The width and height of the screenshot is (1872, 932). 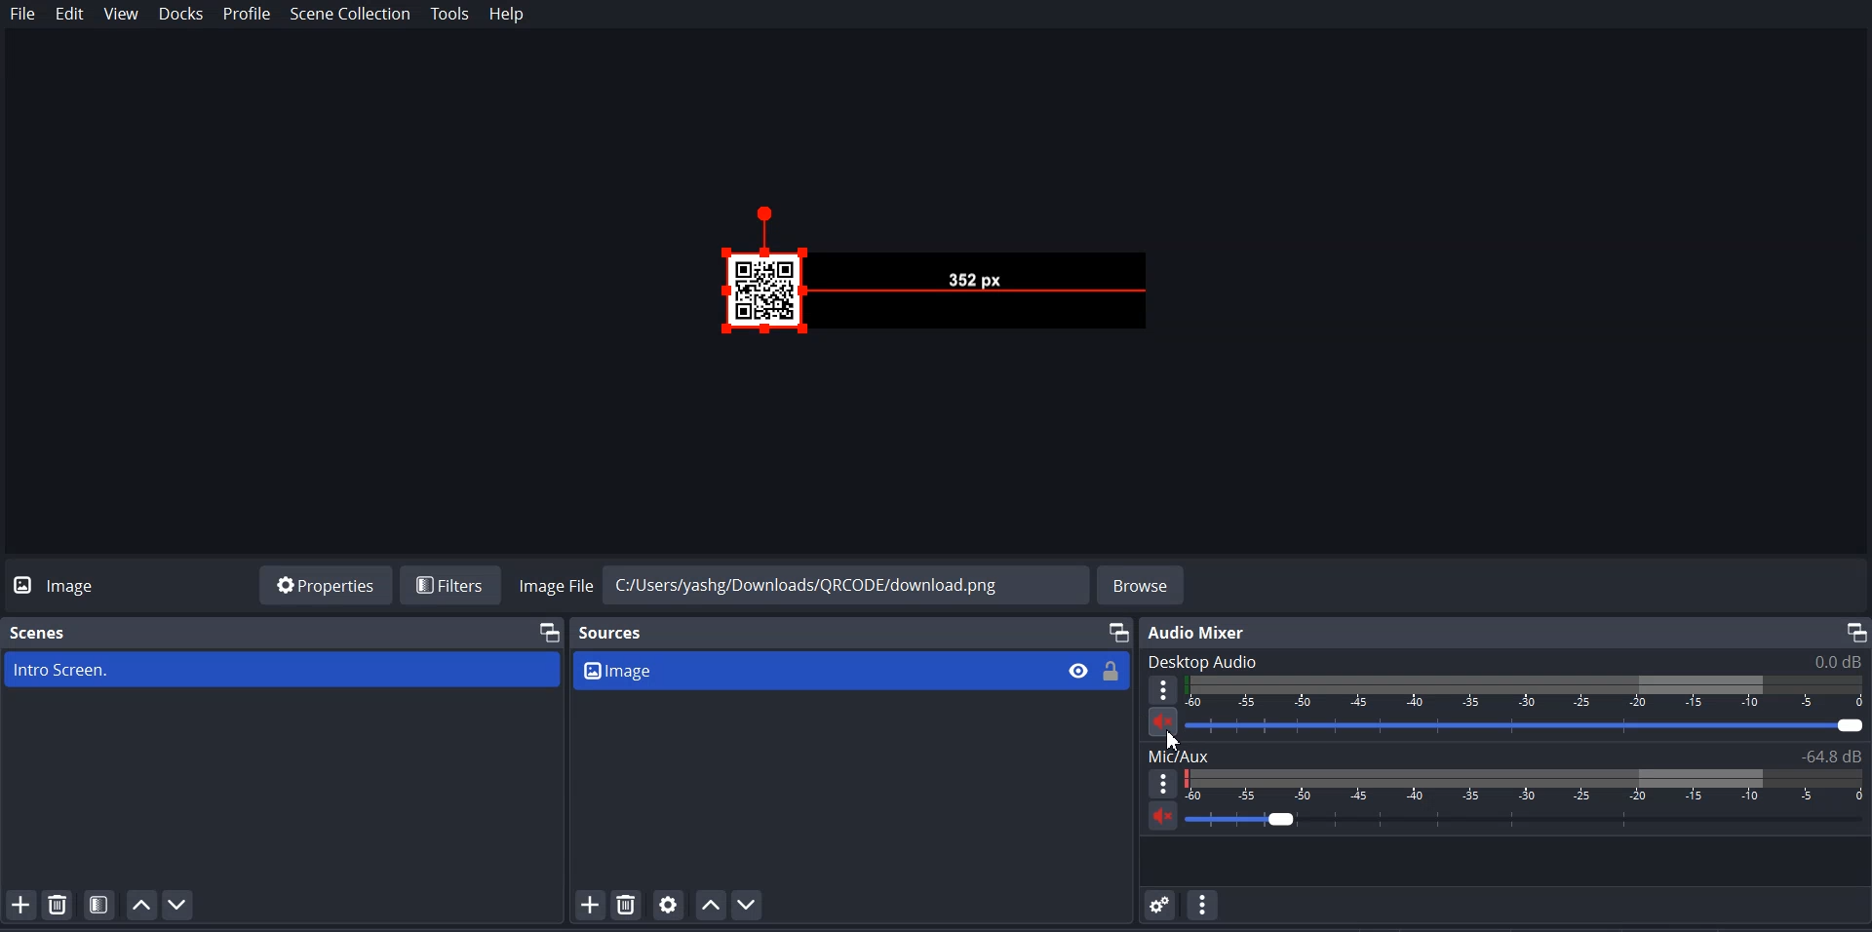 What do you see at coordinates (590, 905) in the screenshot?
I see `Add Source` at bounding box center [590, 905].